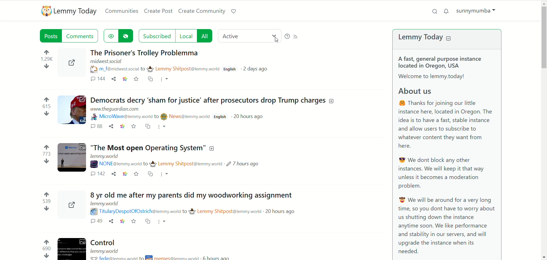  What do you see at coordinates (158, 164) in the screenshot?
I see `NONE@lemmy.world to Lemmy Shitpost@lemmy.world` at bounding box center [158, 164].